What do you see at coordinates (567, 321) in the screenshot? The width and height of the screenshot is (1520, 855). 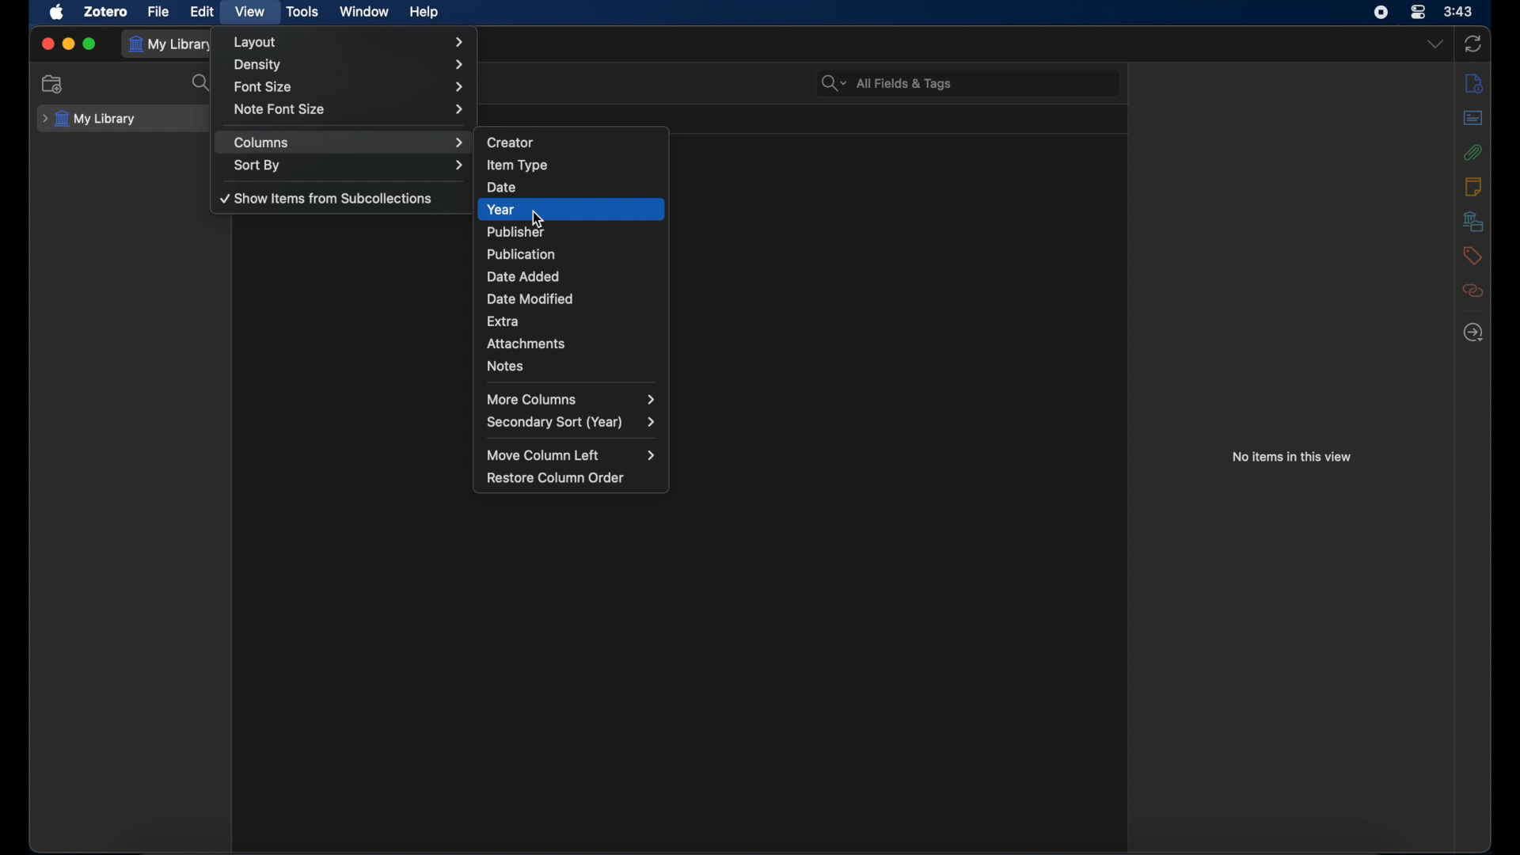 I see `extra` at bounding box center [567, 321].